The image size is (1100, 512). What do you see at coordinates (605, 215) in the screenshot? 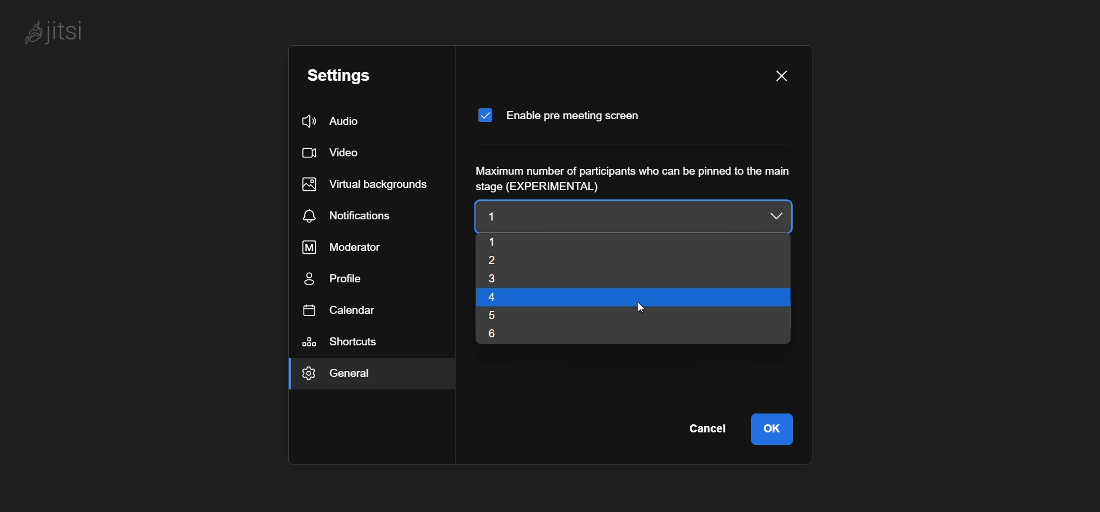
I see `number of participants 1` at bounding box center [605, 215].